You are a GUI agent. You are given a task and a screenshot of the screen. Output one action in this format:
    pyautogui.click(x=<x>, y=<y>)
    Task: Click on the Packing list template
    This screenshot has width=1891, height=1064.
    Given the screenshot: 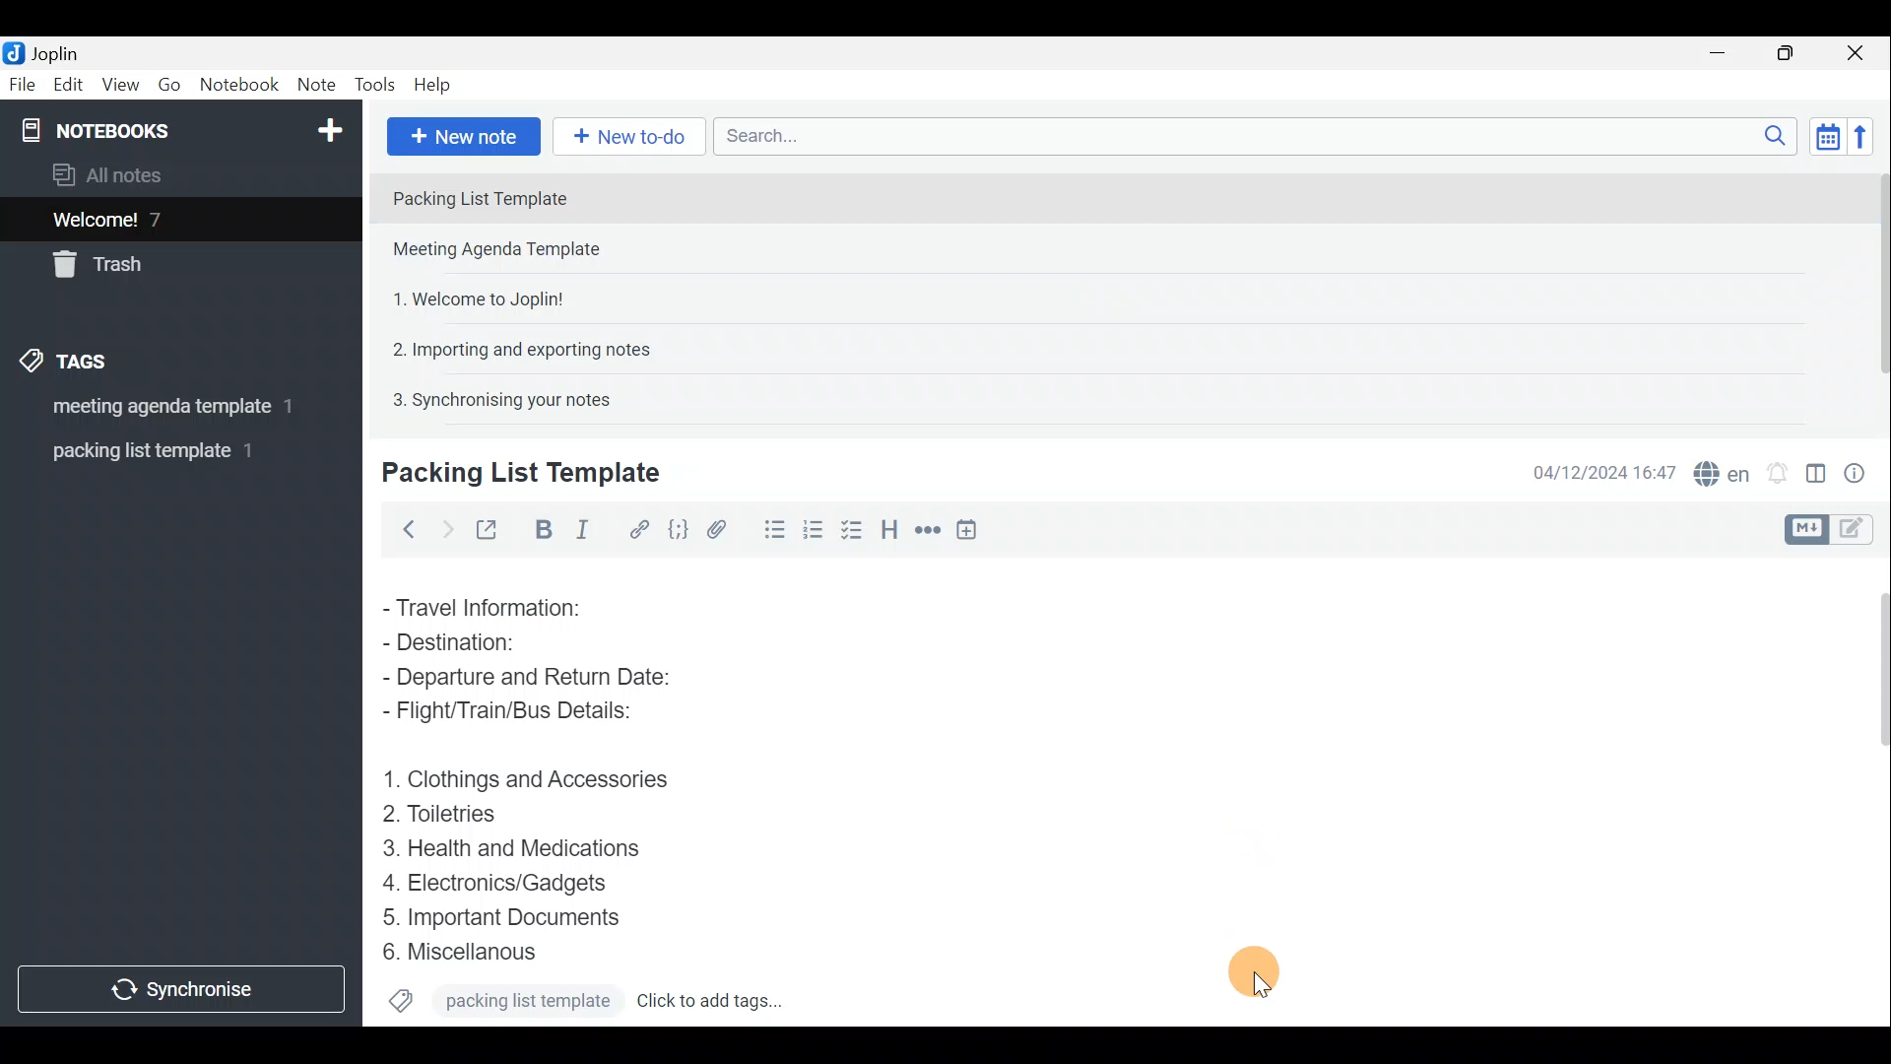 What is the action you would take?
    pyautogui.click(x=158, y=453)
    